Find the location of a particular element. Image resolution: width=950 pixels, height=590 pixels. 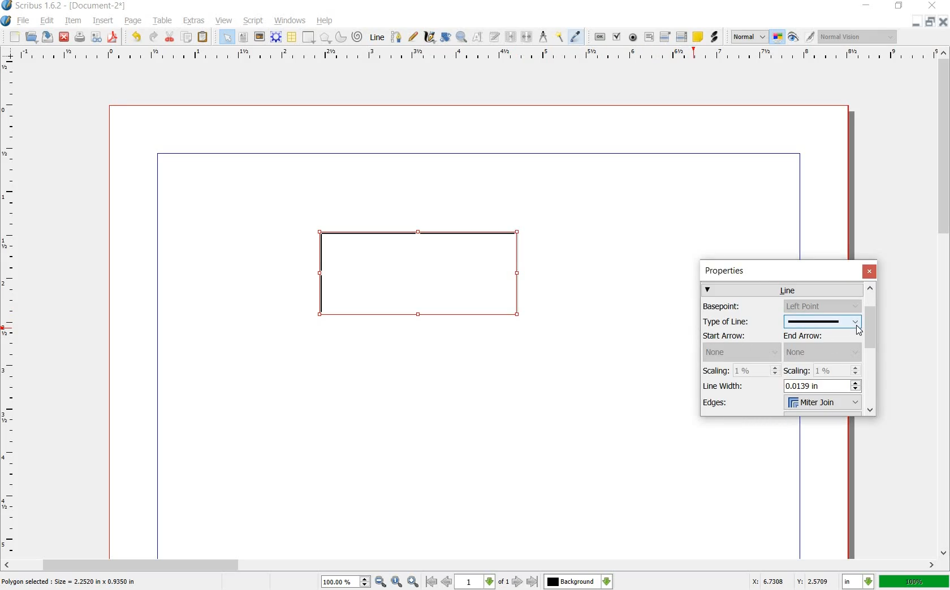

MINIMIZE is located at coordinates (865, 6).